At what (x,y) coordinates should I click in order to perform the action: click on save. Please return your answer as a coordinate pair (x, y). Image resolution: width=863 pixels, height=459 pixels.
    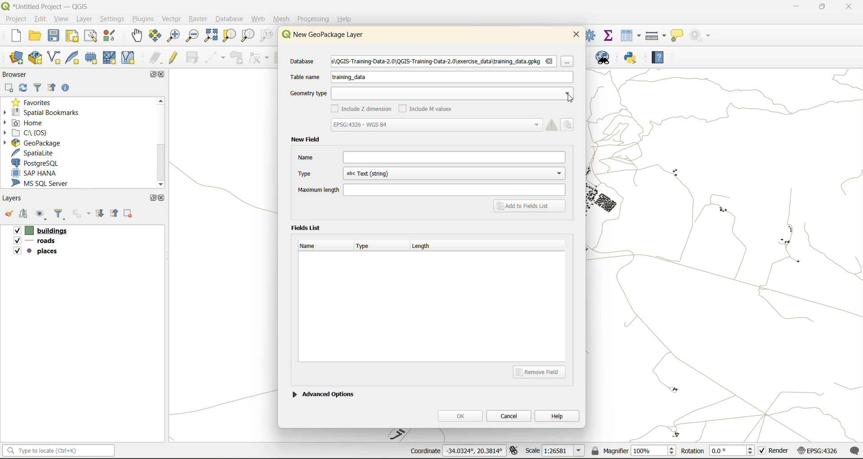
    Looking at the image, I should click on (54, 38).